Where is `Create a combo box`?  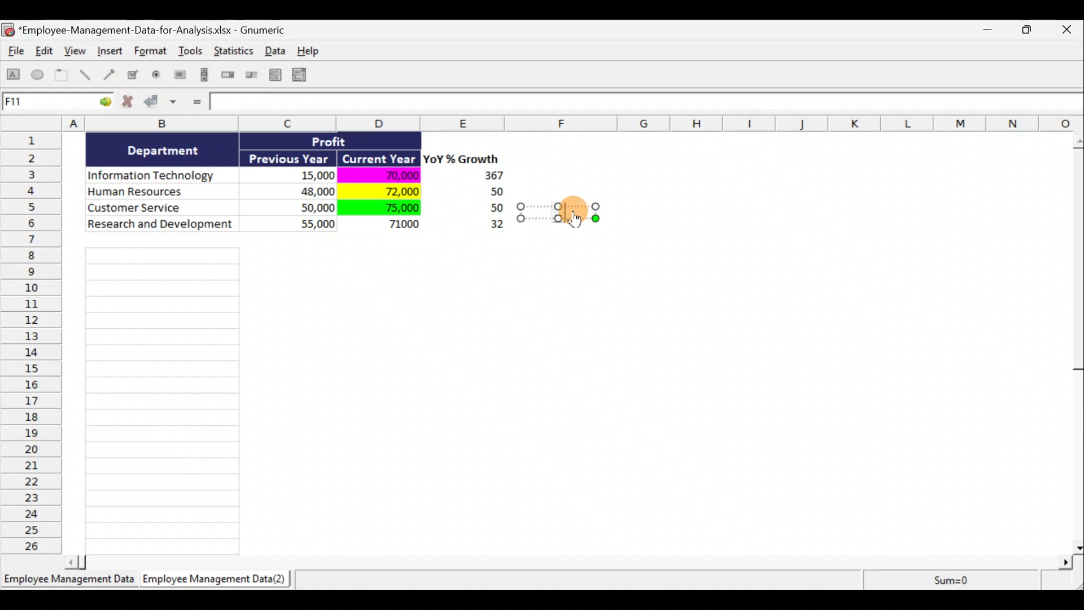 Create a combo box is located at coordinates (304, 75).